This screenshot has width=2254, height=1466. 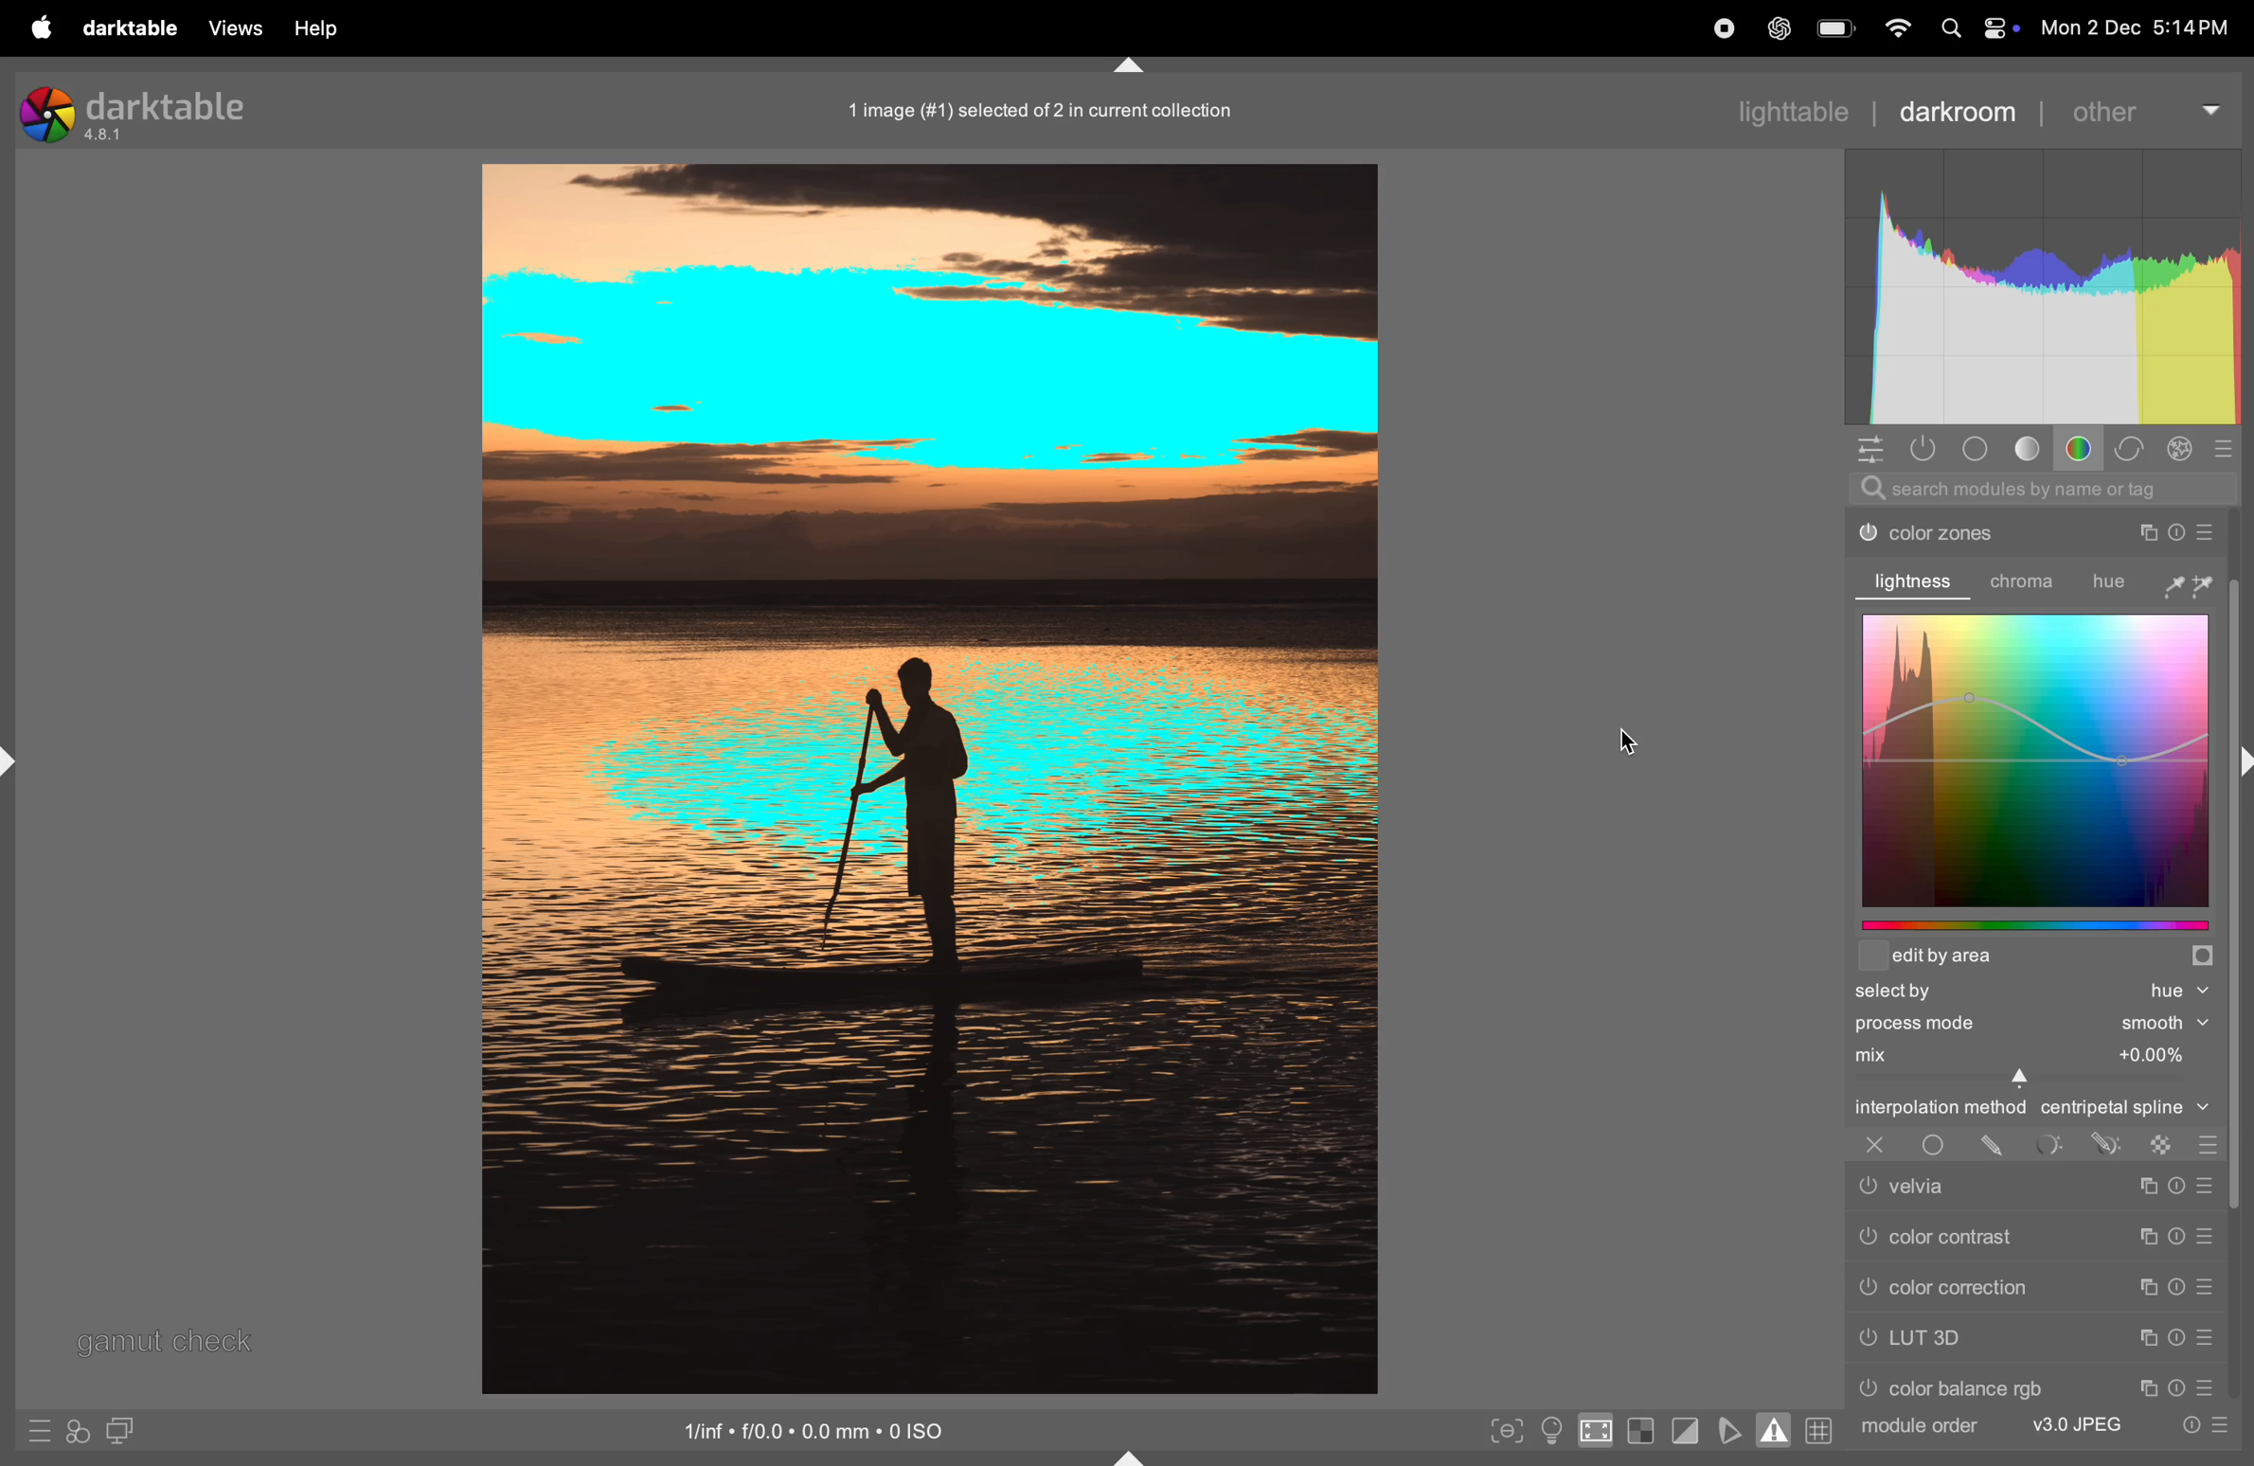 I want to click on control center, so click(x=2002, y=28).